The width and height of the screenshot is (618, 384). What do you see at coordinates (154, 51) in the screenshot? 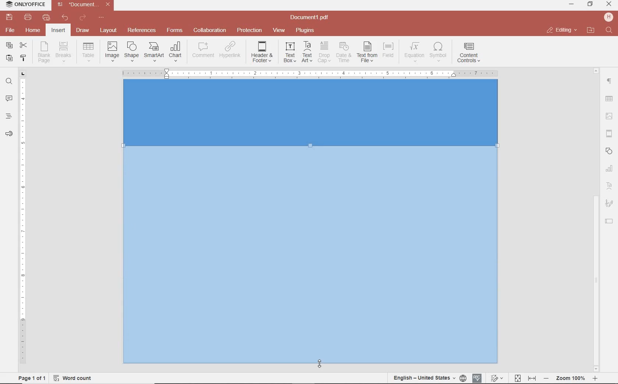
I see `INSERT SMART ART` at bounding box center [154, 51].